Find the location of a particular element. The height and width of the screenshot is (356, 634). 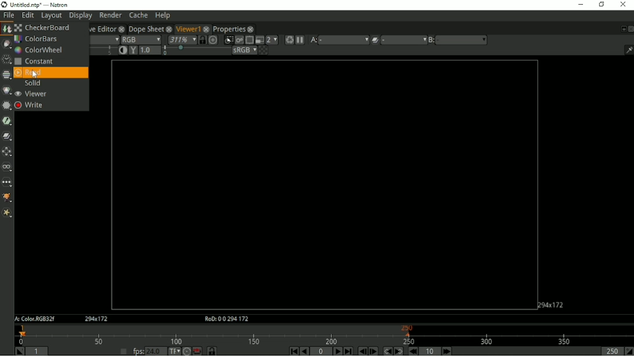

Merge is located at coordinates (8, 136).